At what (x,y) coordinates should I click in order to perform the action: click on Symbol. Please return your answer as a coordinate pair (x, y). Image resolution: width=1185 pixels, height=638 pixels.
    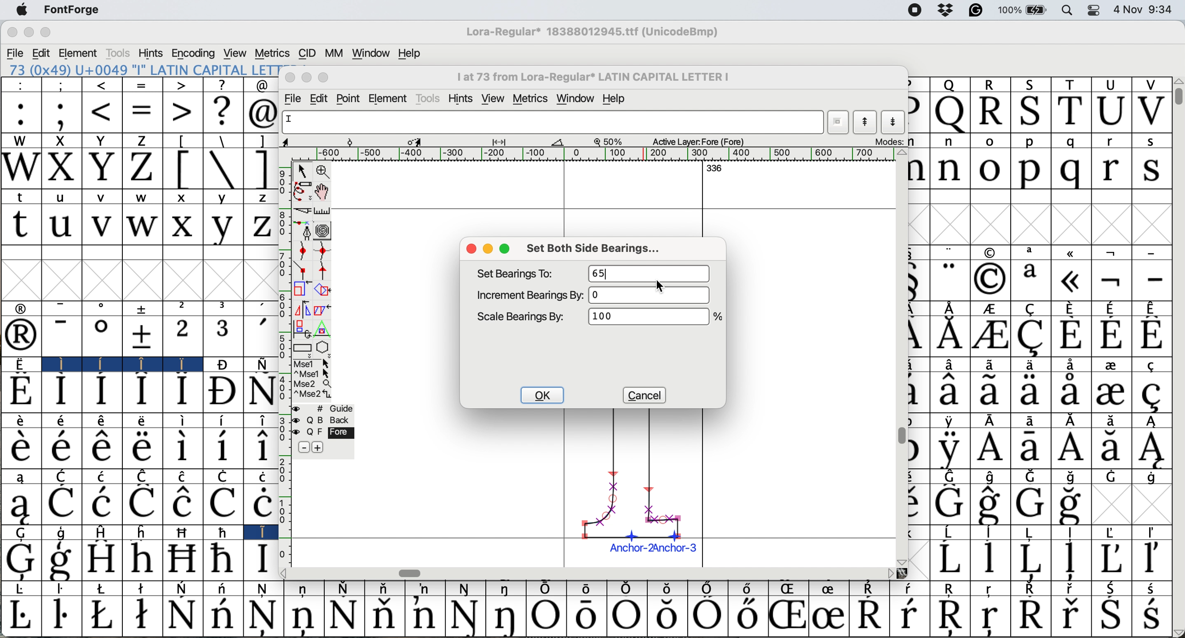
    Looking at the image, I should click on (343, 588).